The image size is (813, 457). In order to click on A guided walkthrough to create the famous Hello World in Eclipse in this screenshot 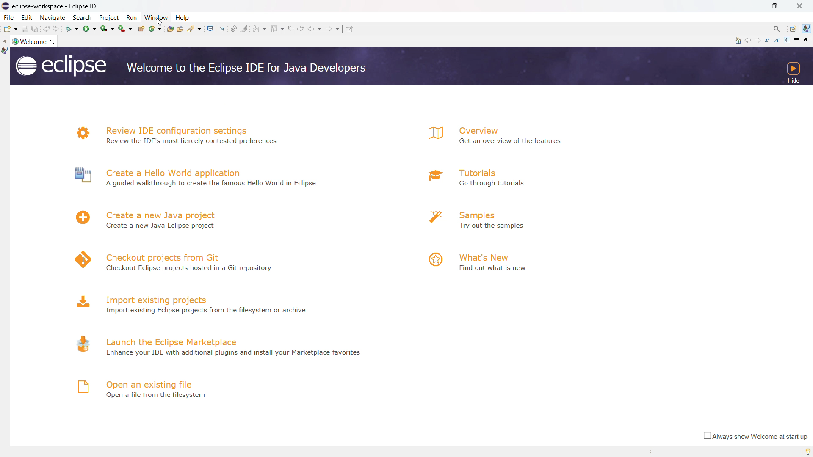, I will do `click(213, 183)`.